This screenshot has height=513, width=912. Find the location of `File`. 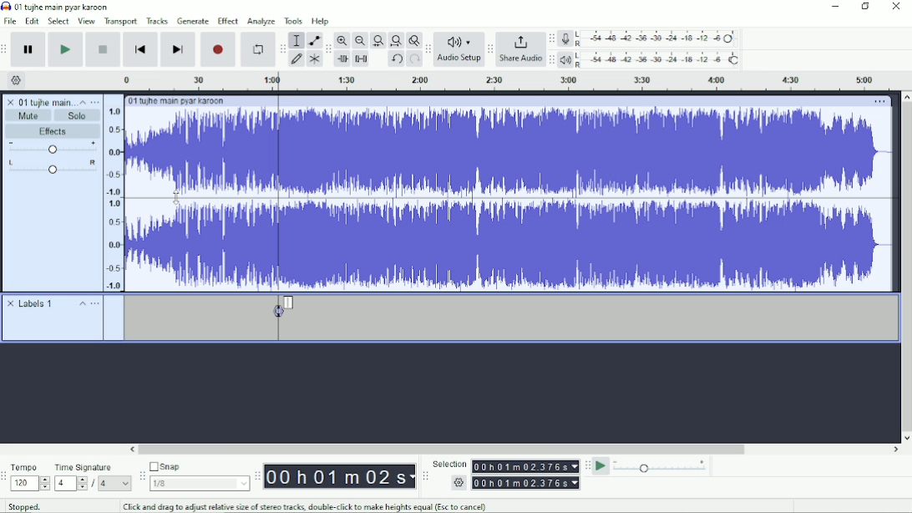

File is located at coordinates (9, 21).